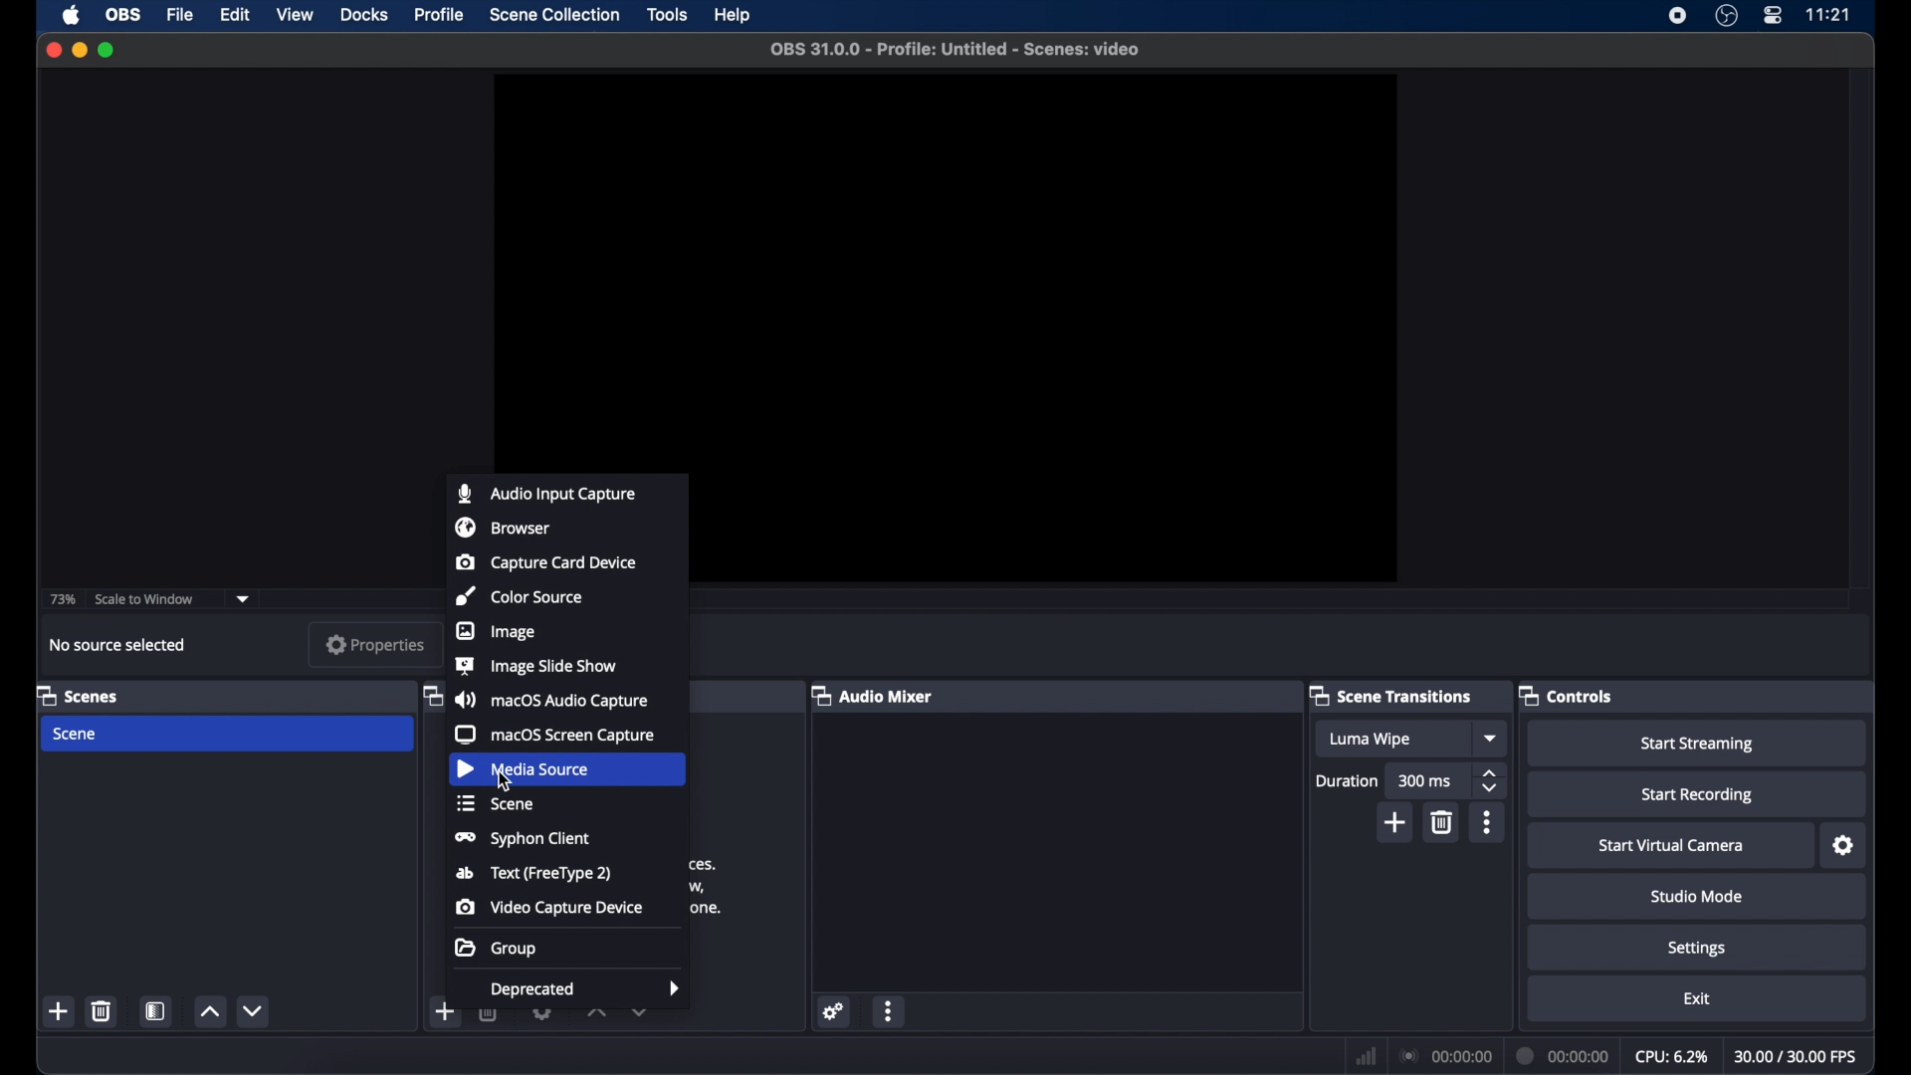  I want to click on control center, so click(1772, 16).